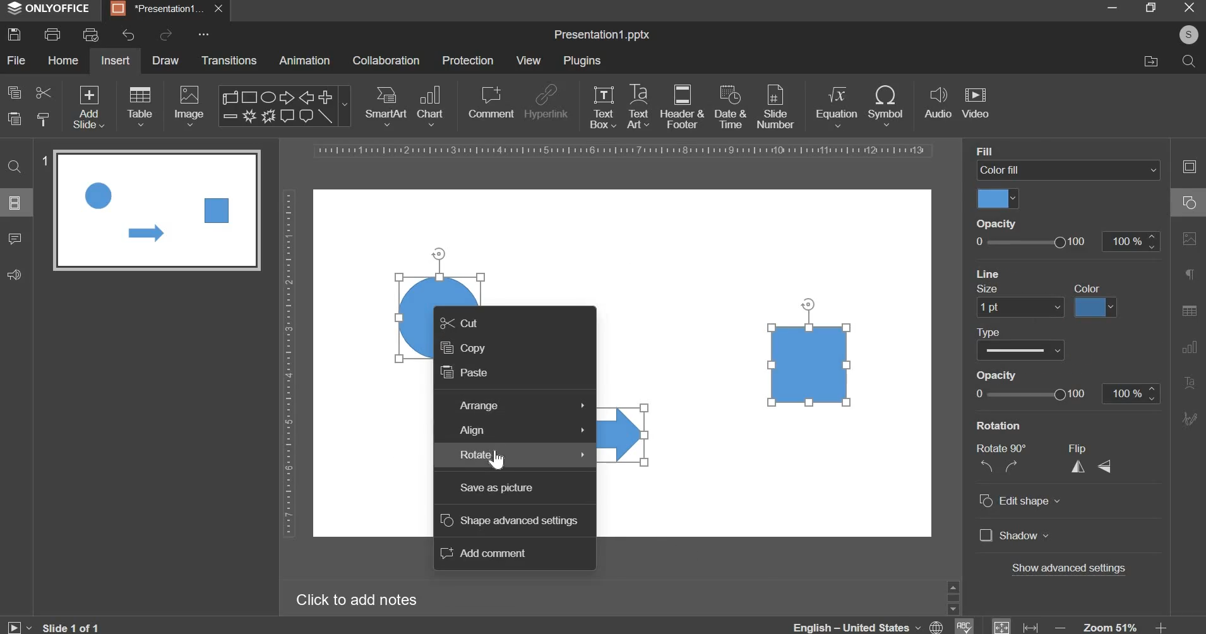 The image size is (1206, 634). I want to click on slide number, so click(44, 161).